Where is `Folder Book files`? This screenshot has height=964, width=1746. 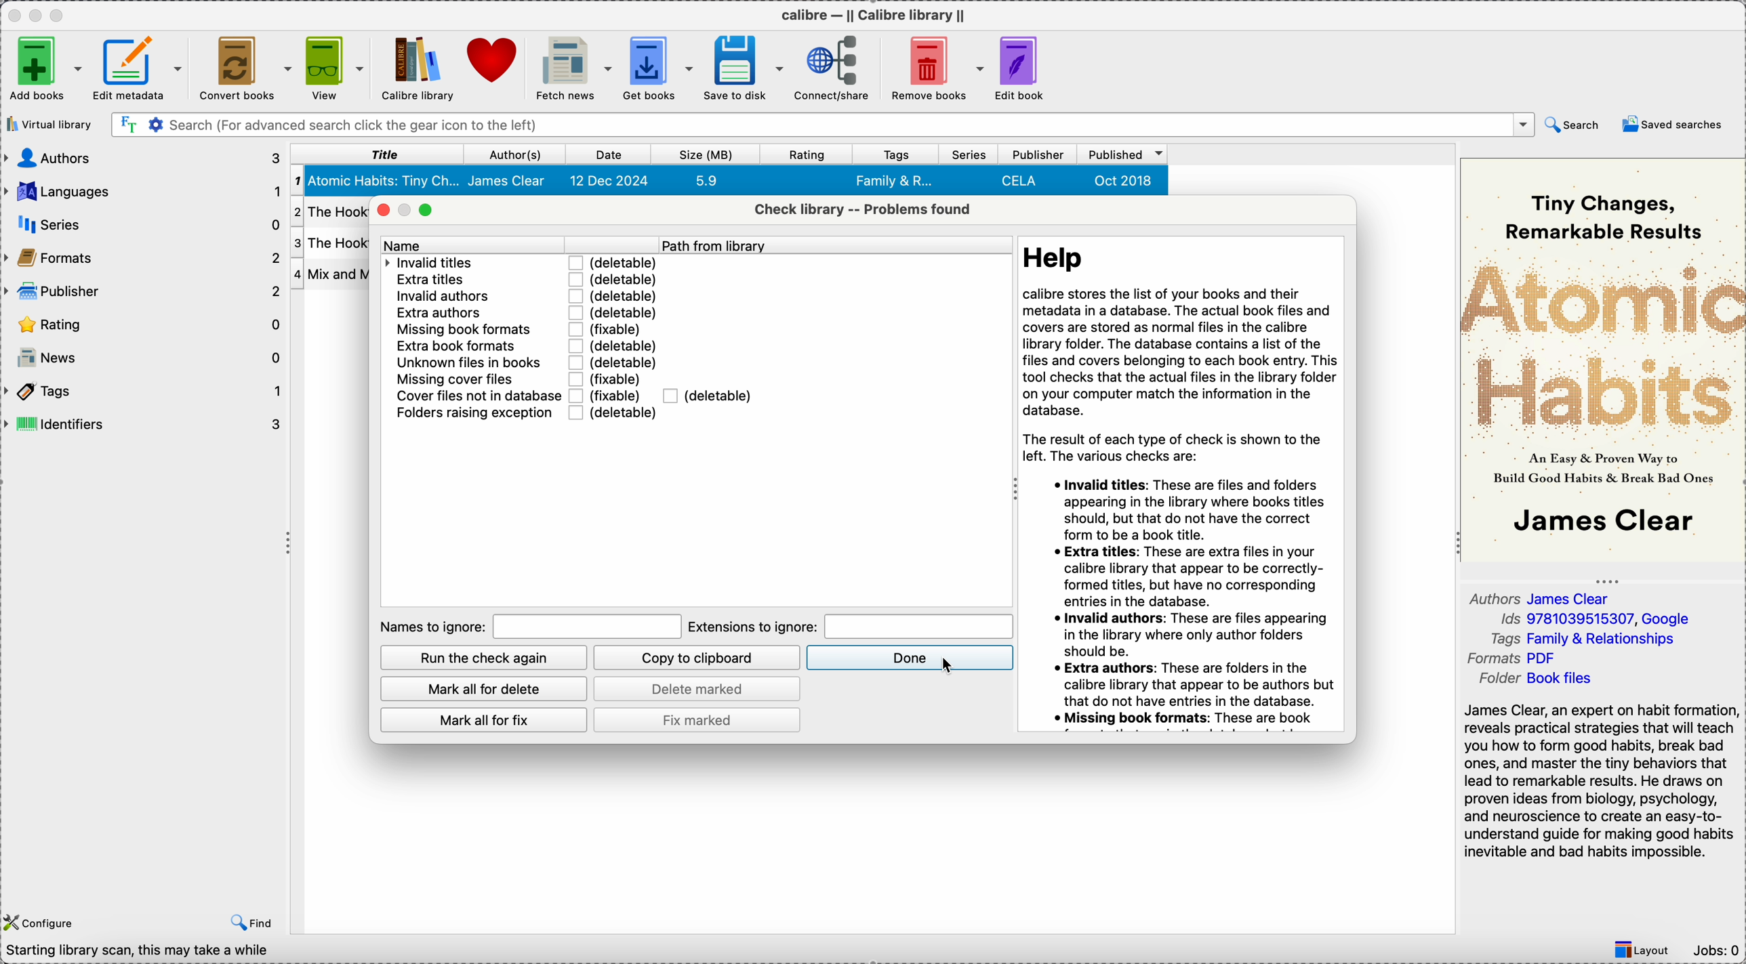
Folder Book files is located at coordinates (1539, 680).